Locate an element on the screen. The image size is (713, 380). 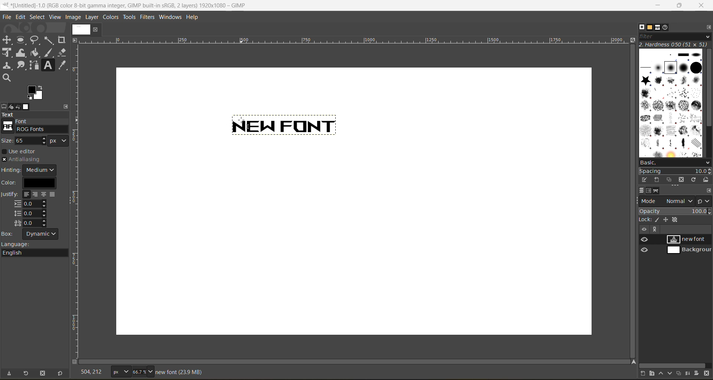
box is located at coordinates (34, 235).